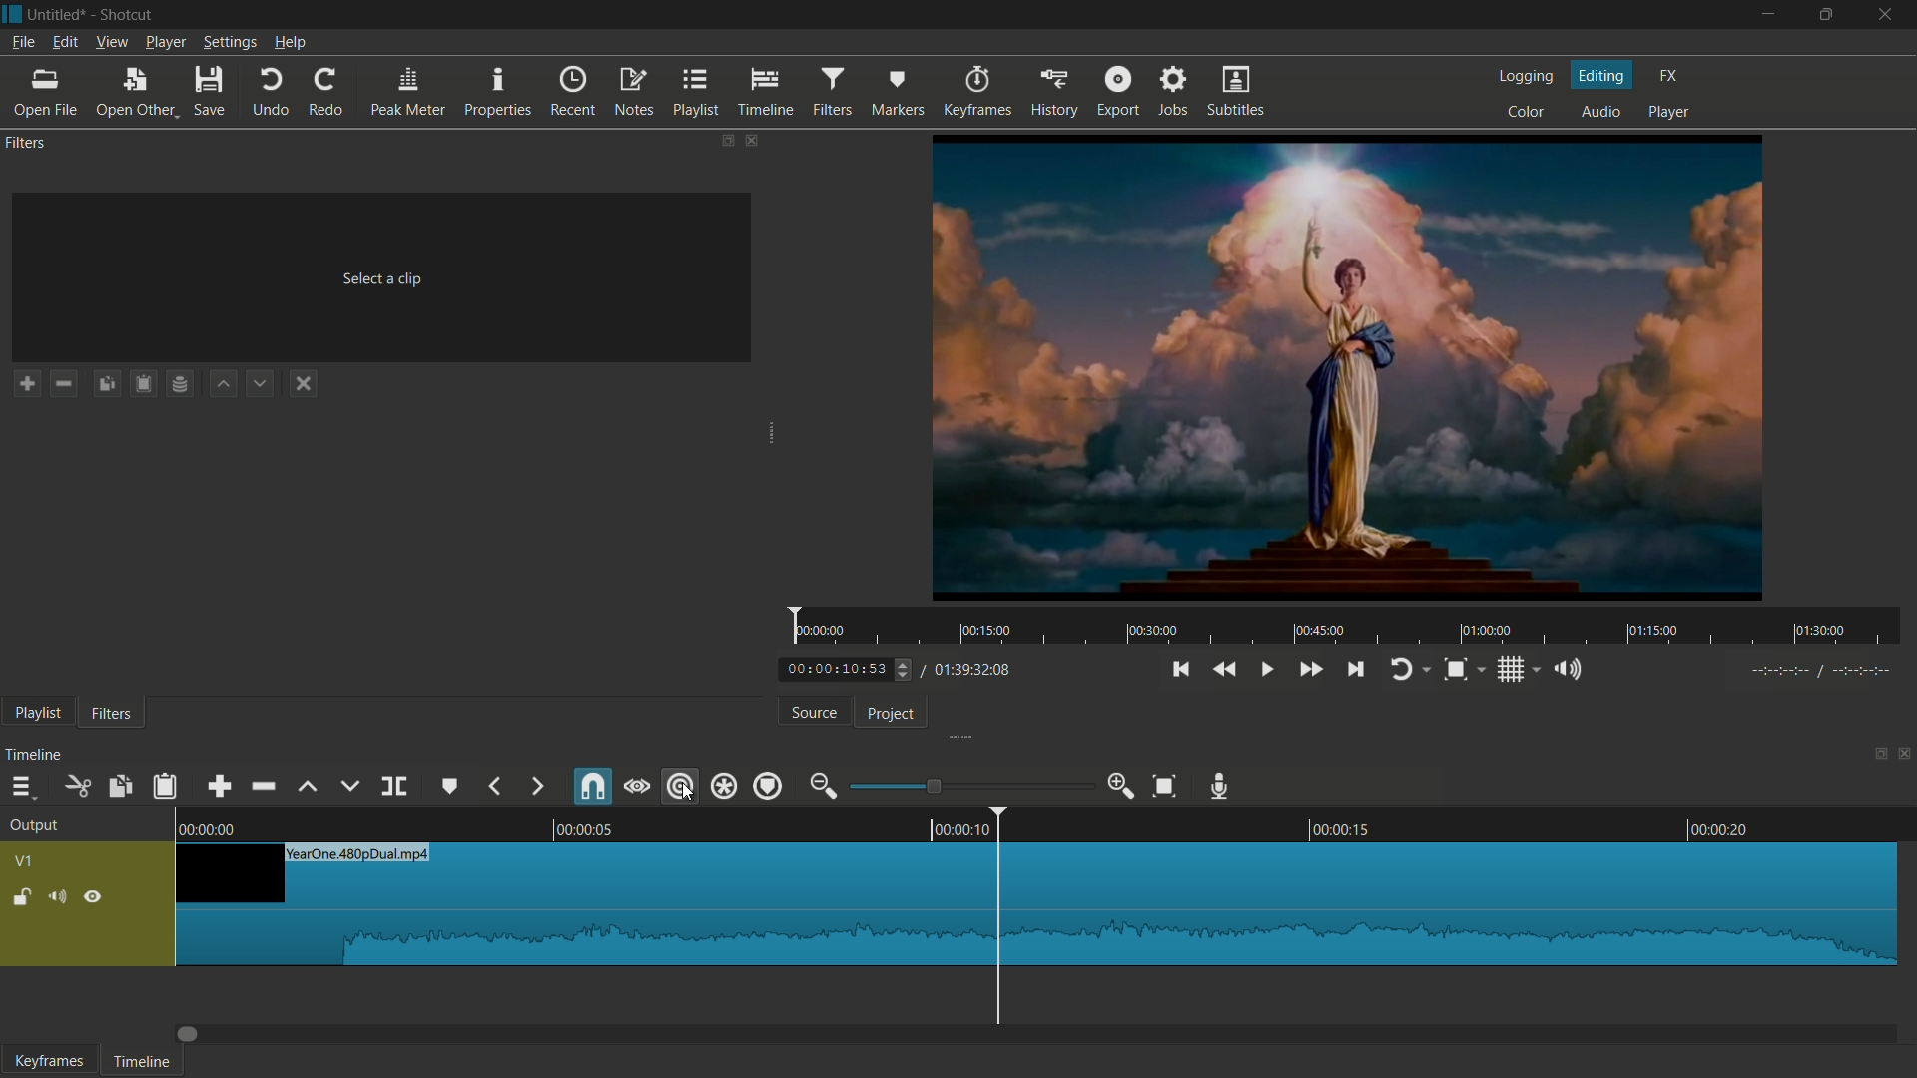 This screenshot has width=1917, height=1078. What do you see at coordinates (142, 1063) in the screenshot?
I see `timeline` at bounding box center [142, 1063].